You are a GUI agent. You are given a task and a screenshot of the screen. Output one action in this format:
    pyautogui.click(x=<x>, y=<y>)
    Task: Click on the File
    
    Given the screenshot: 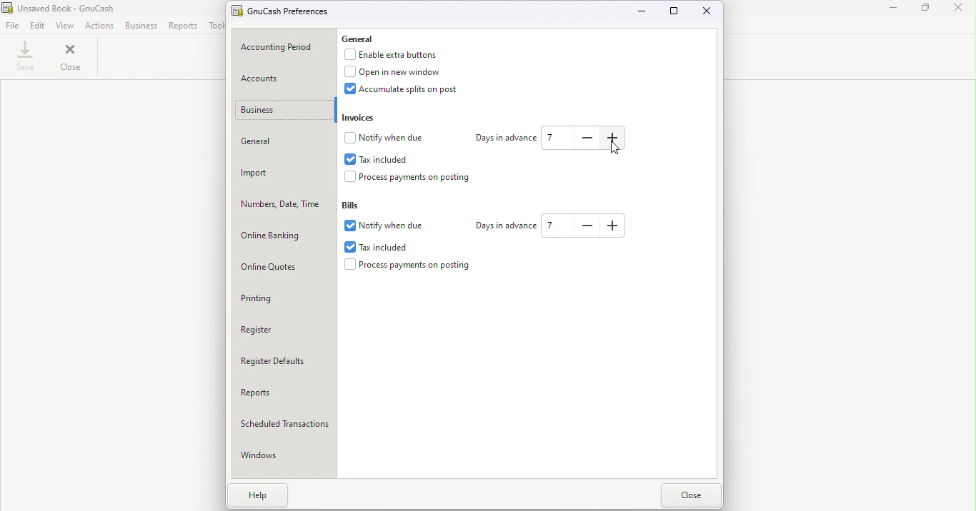 What is the action you would take?
    pyautogui.click(x=12, y=26)
    